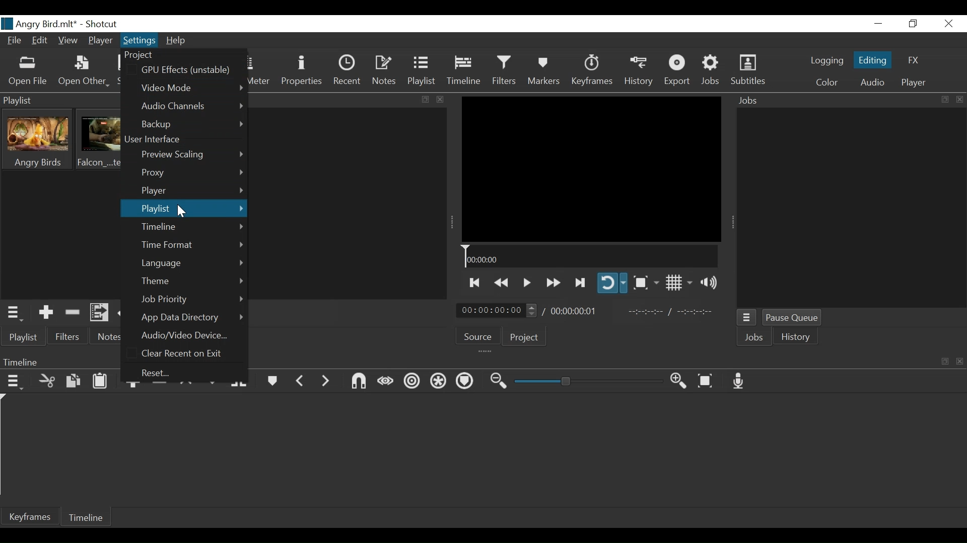 Image resolution: width=967 pixels, height=543 pixels. I want to click on Next marker, so click(325, 385).